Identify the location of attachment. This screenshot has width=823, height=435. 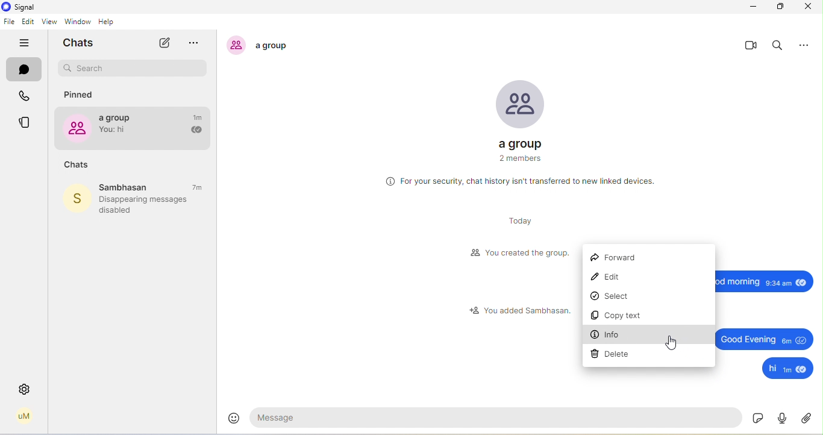
(807, 418).